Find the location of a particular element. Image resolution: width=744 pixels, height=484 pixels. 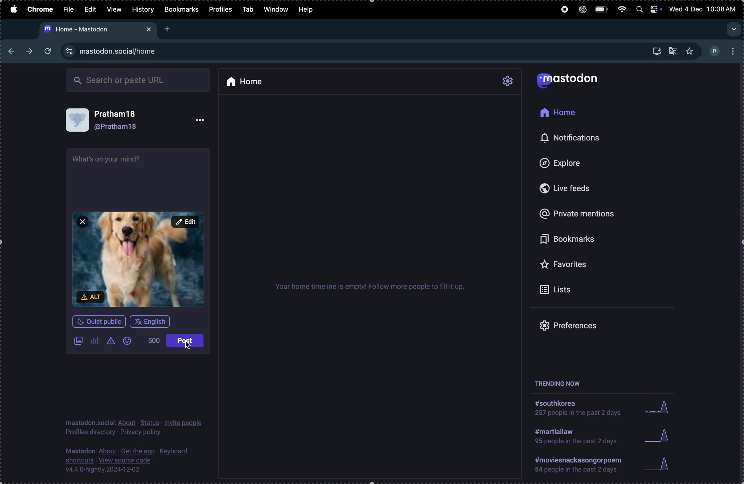

profile is located at coordinates (724, 50).